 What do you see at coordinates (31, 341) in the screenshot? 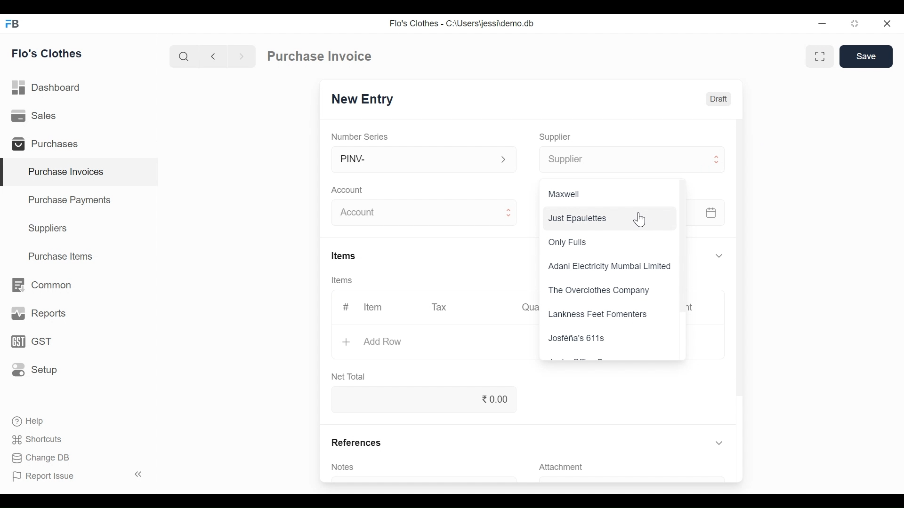
I see `GST` at bounding box center [31, 341].